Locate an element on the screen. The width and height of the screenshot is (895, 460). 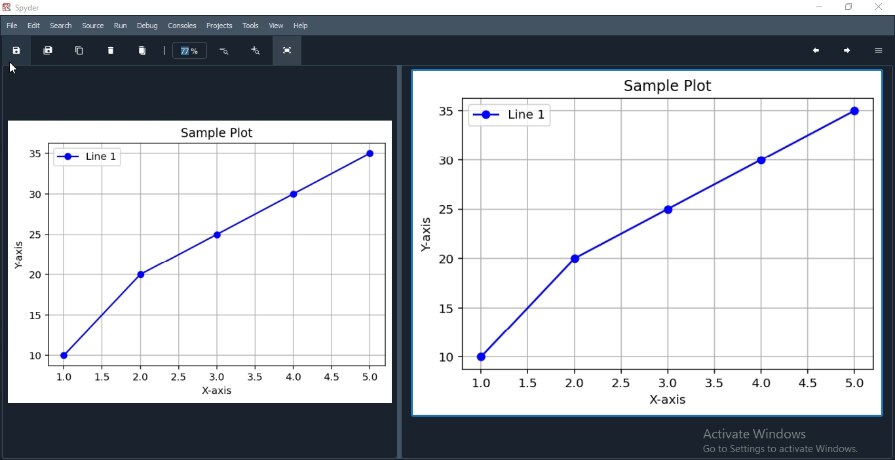
copy is located at coordinates (79, 50).